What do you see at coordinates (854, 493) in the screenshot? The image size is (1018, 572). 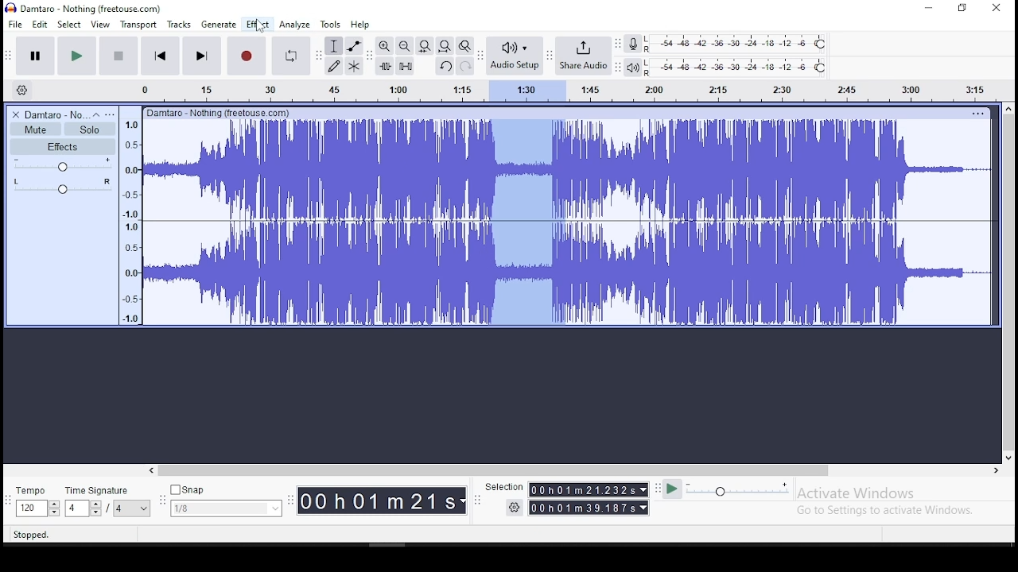 I see `Activate windows` at bounding box center [854, 493].